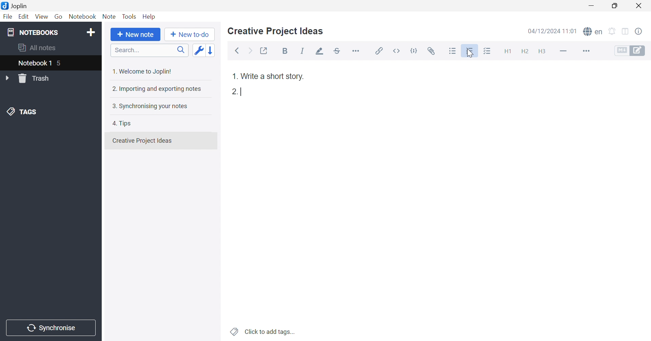 This screenshot has height=341, width=651. I want to click on Search, so click(150, 51).